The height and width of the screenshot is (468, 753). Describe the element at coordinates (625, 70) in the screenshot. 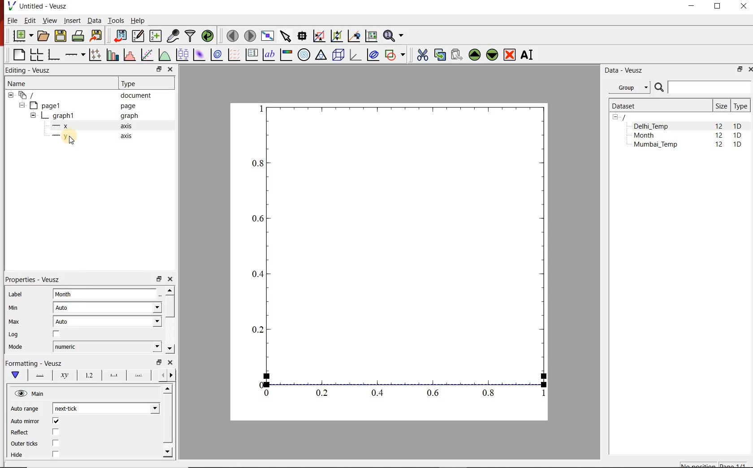

I see `Data - Veusz` at that location.